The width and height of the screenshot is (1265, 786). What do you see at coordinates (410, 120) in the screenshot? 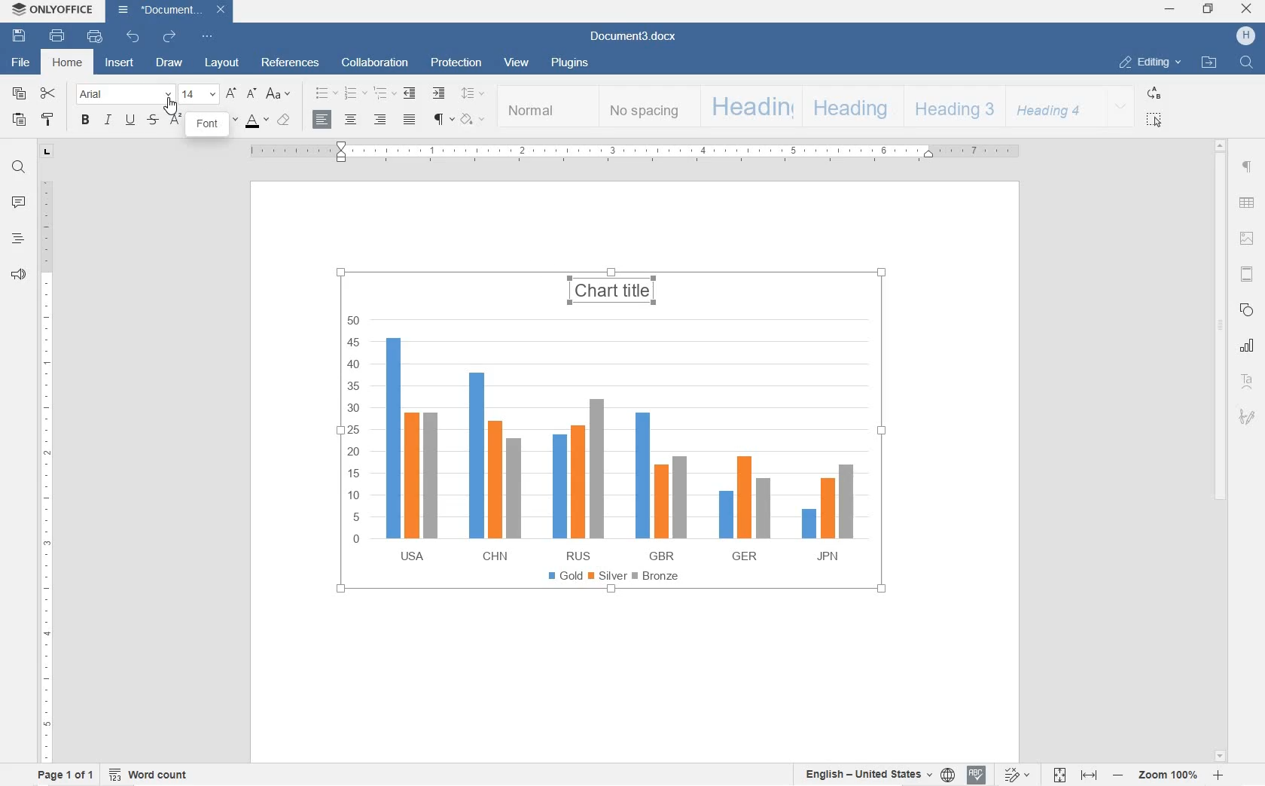
I see `JUSTIFIED` at bounding box center [410, 120].